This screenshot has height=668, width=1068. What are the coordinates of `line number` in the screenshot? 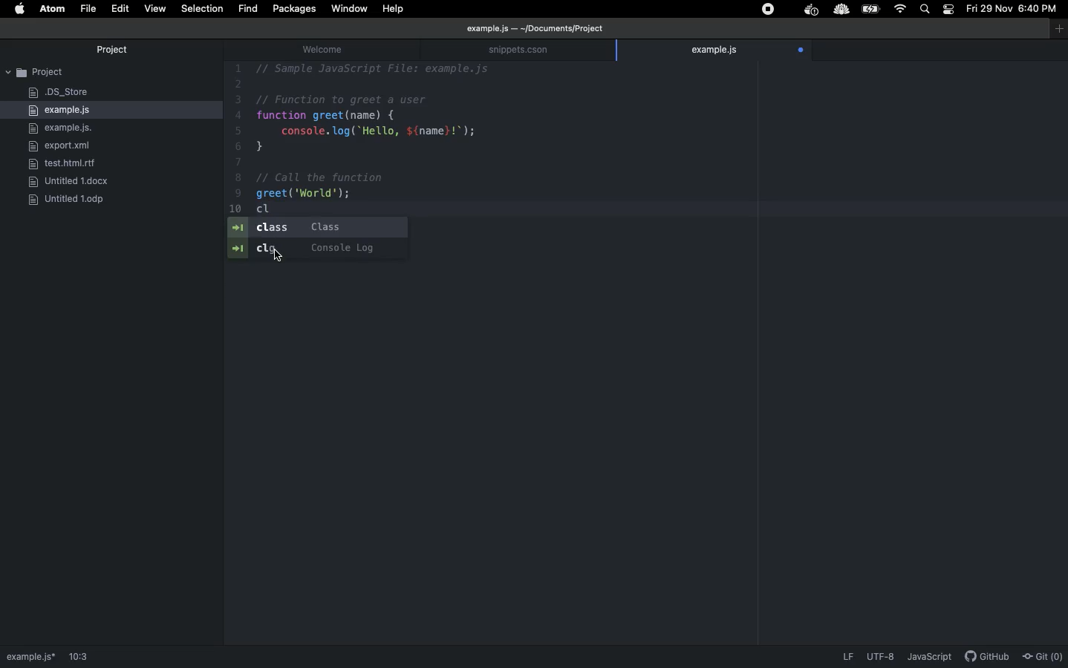 It's located at (236, 139).